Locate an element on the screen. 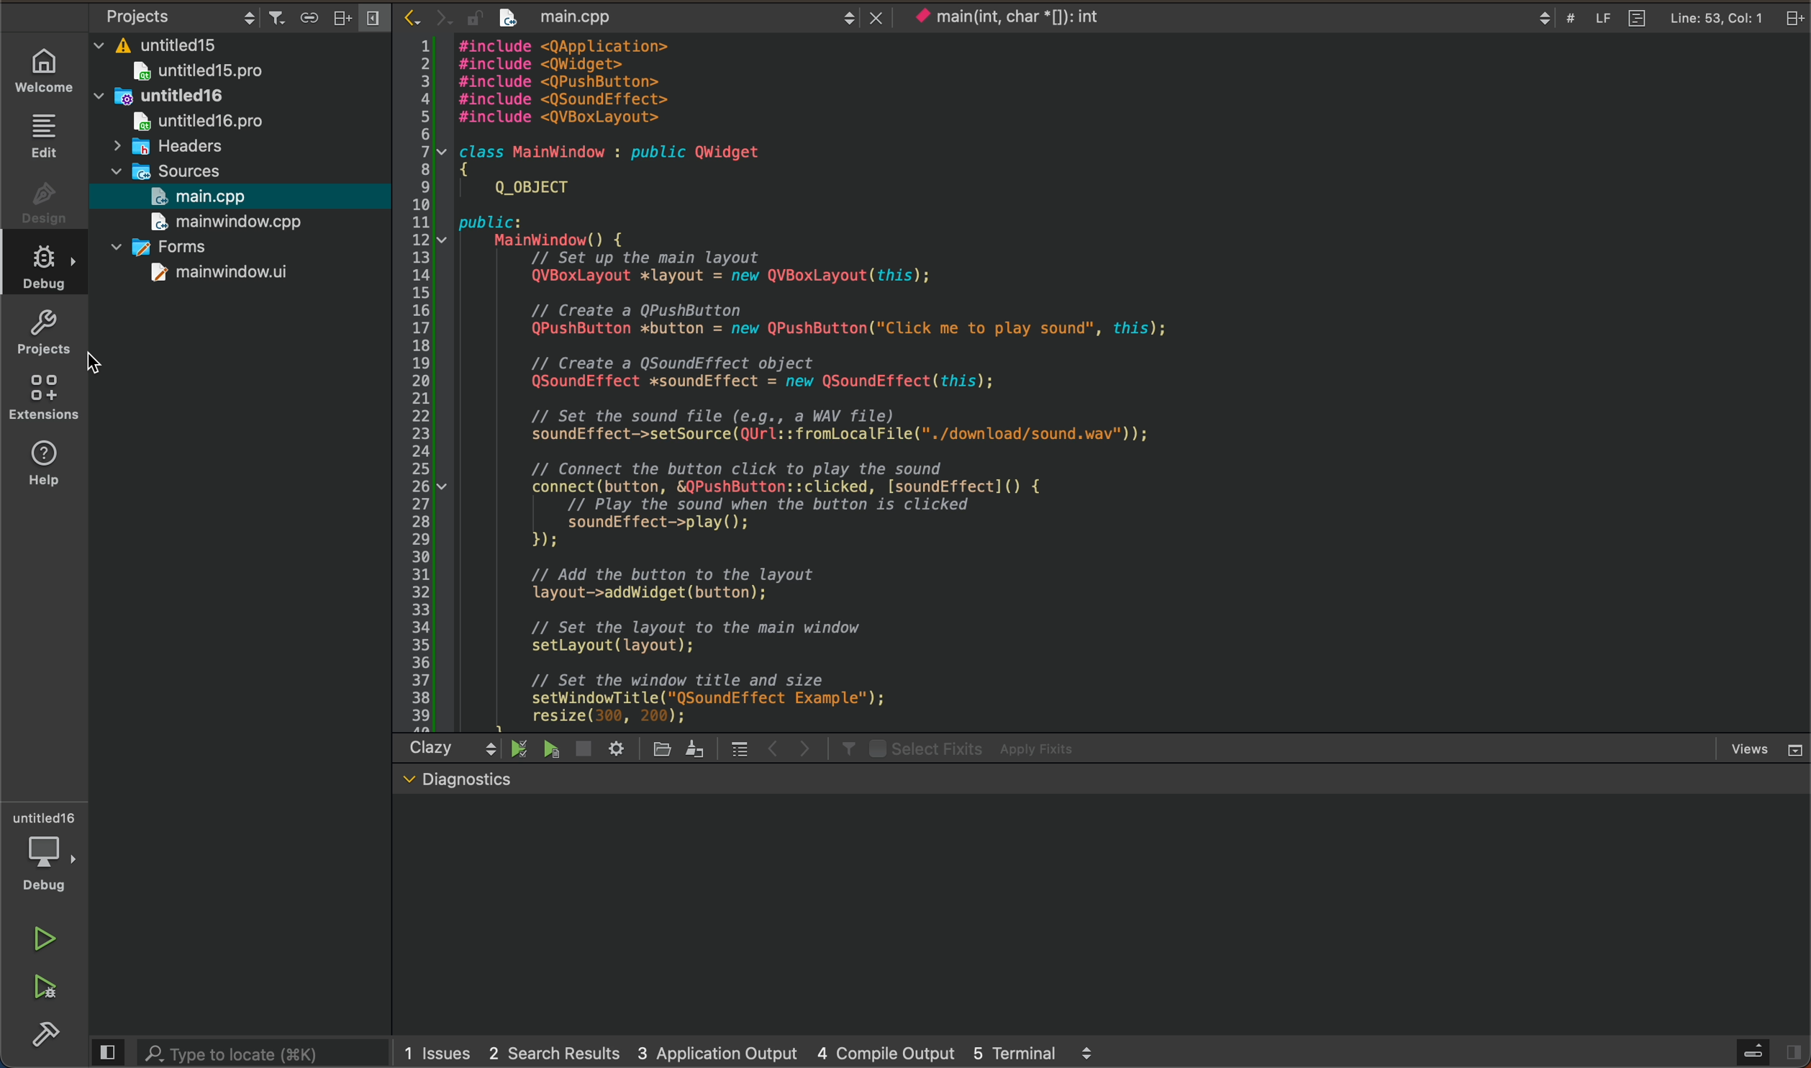  build is located at coordinates (50, 1037).